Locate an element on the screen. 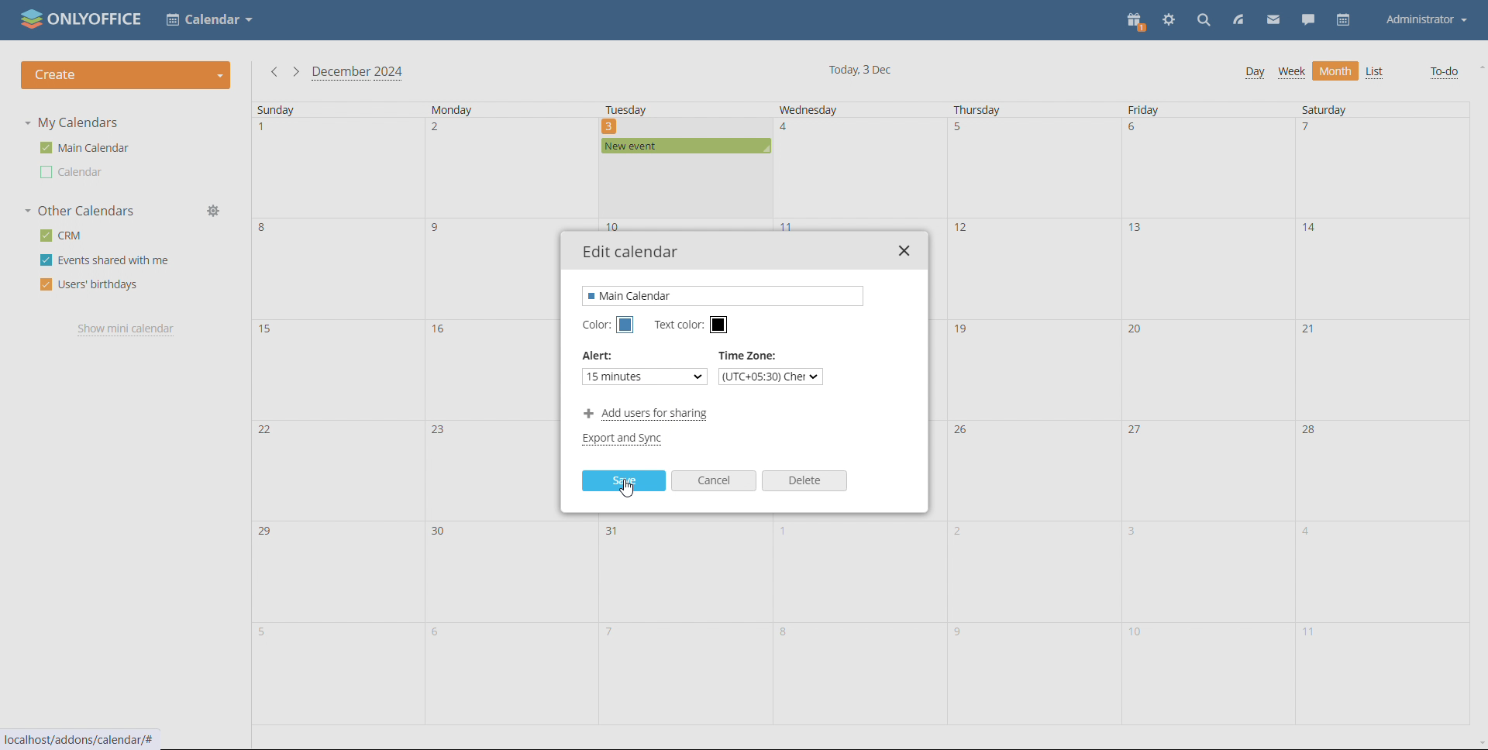 The image size is (1488, 750). date is located at coordinates (1208, 370).